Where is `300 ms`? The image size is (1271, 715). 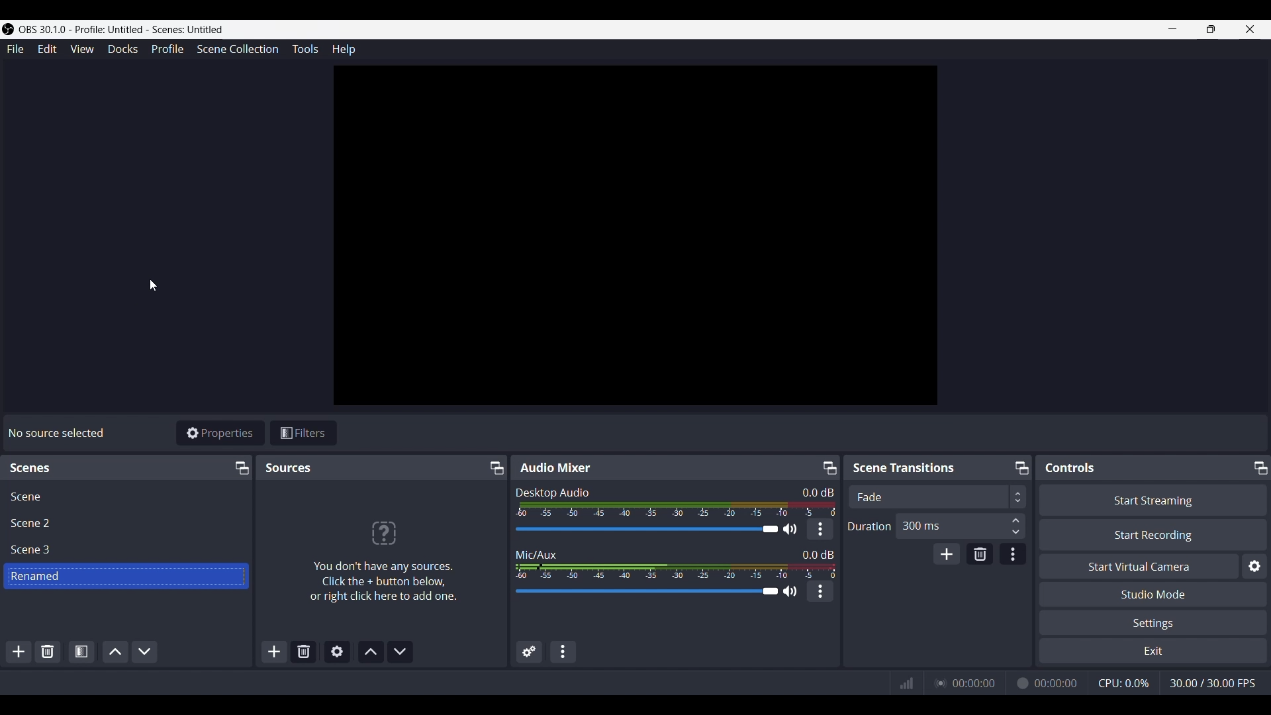 300 ms is located at coordinates (921, 525).